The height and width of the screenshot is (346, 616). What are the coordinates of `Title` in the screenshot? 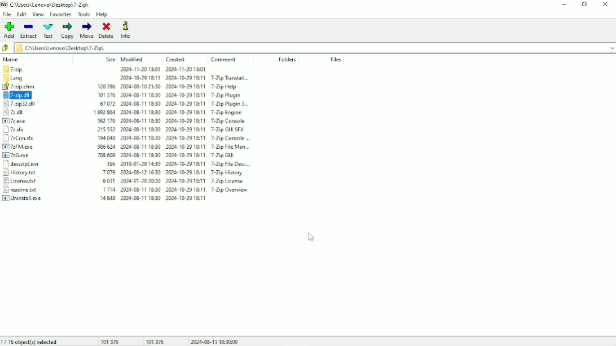 It's located at (48, 5).